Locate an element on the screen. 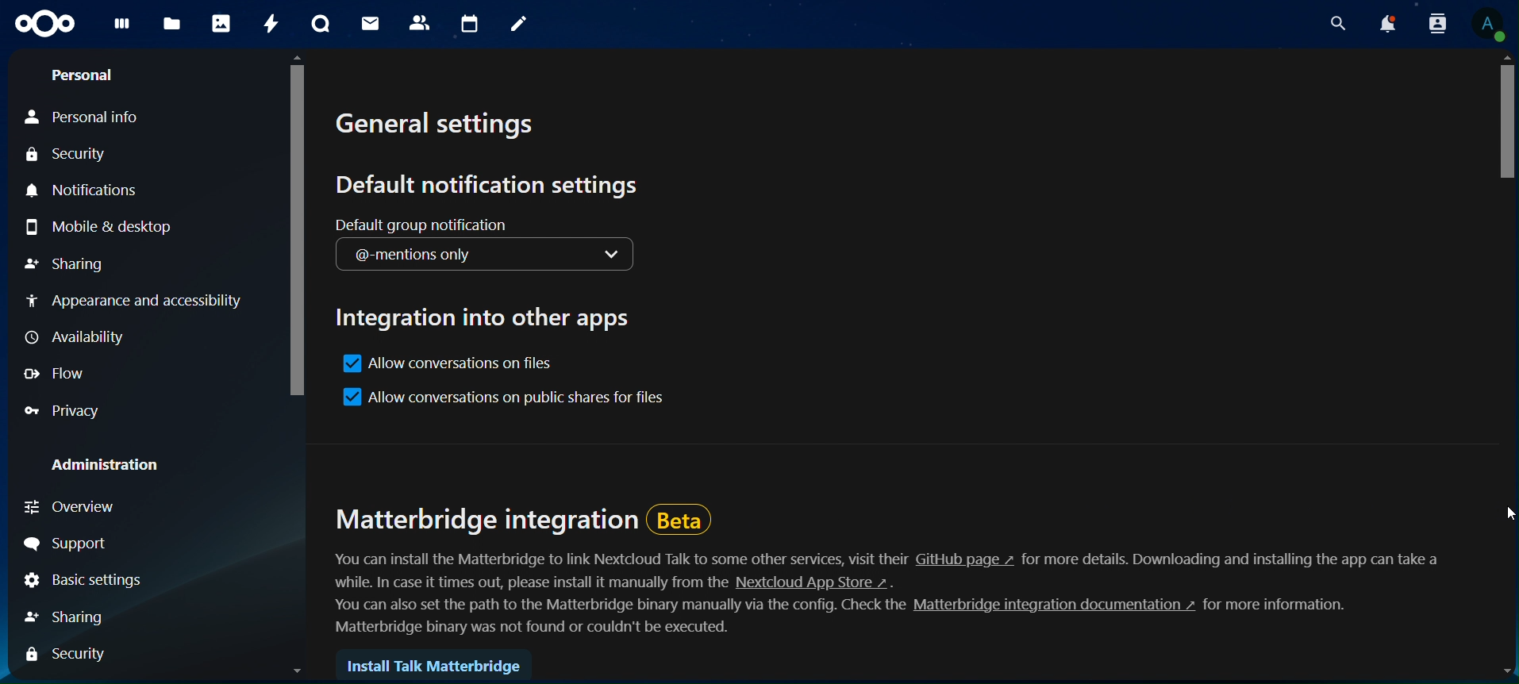  search is located at coordinates (1338, 24).